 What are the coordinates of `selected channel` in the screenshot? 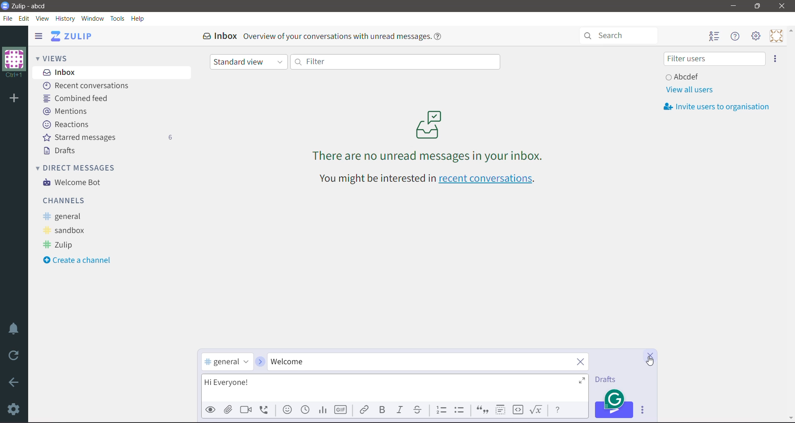 It's located at (228, 362).